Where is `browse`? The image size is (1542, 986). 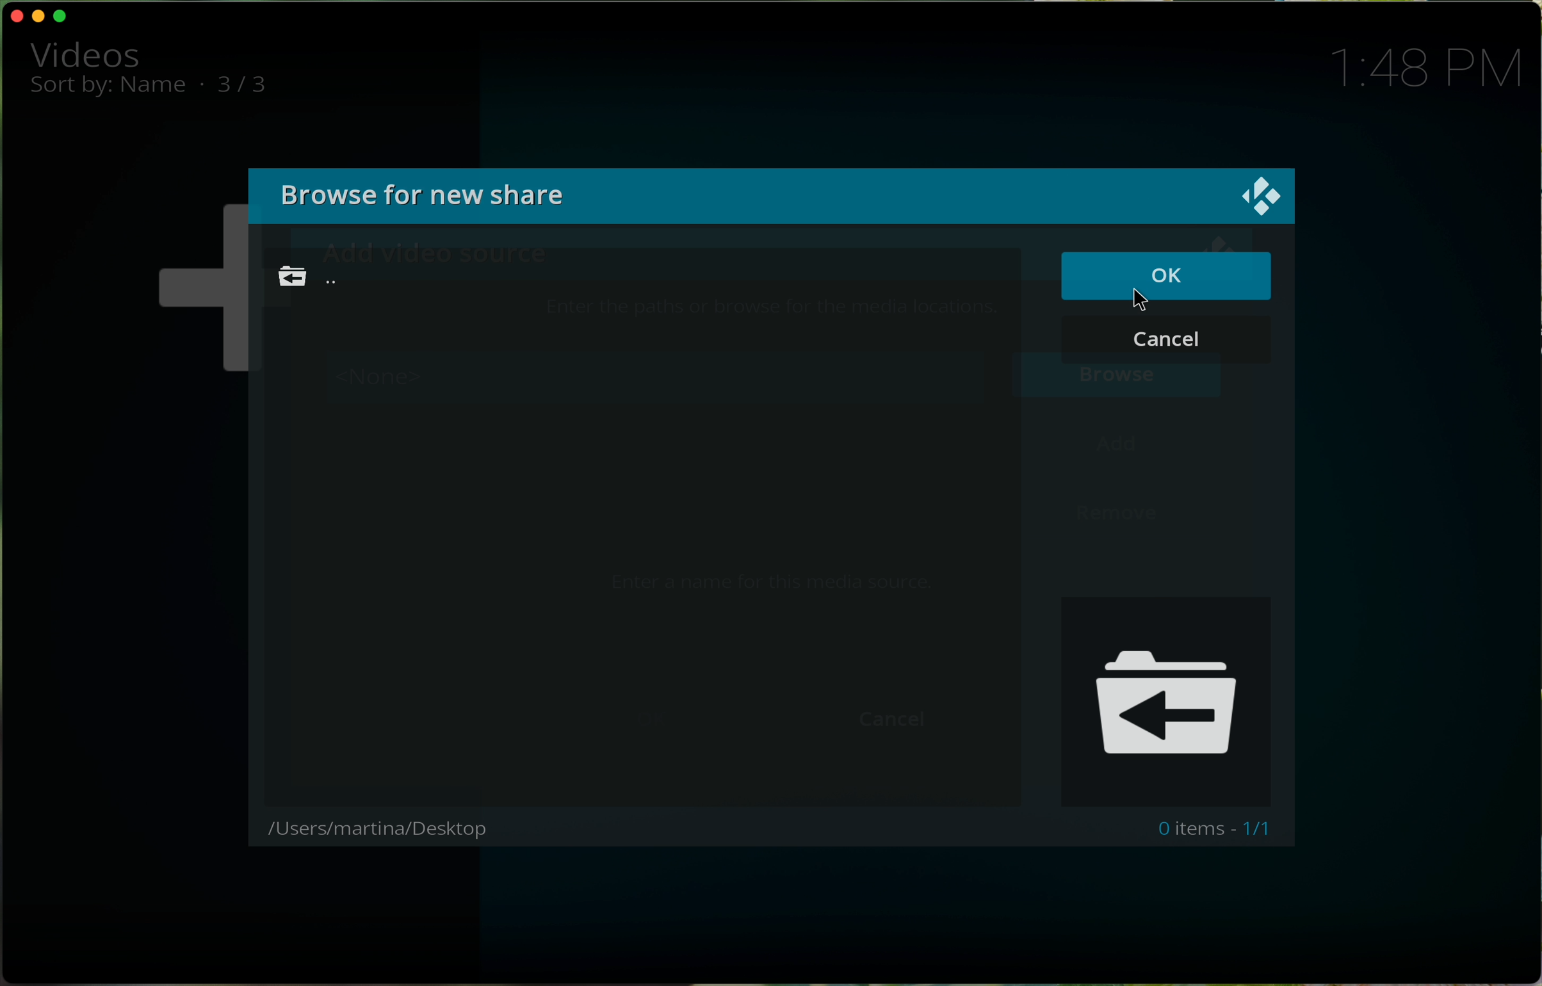
browse is located at coordinates (440, 195).